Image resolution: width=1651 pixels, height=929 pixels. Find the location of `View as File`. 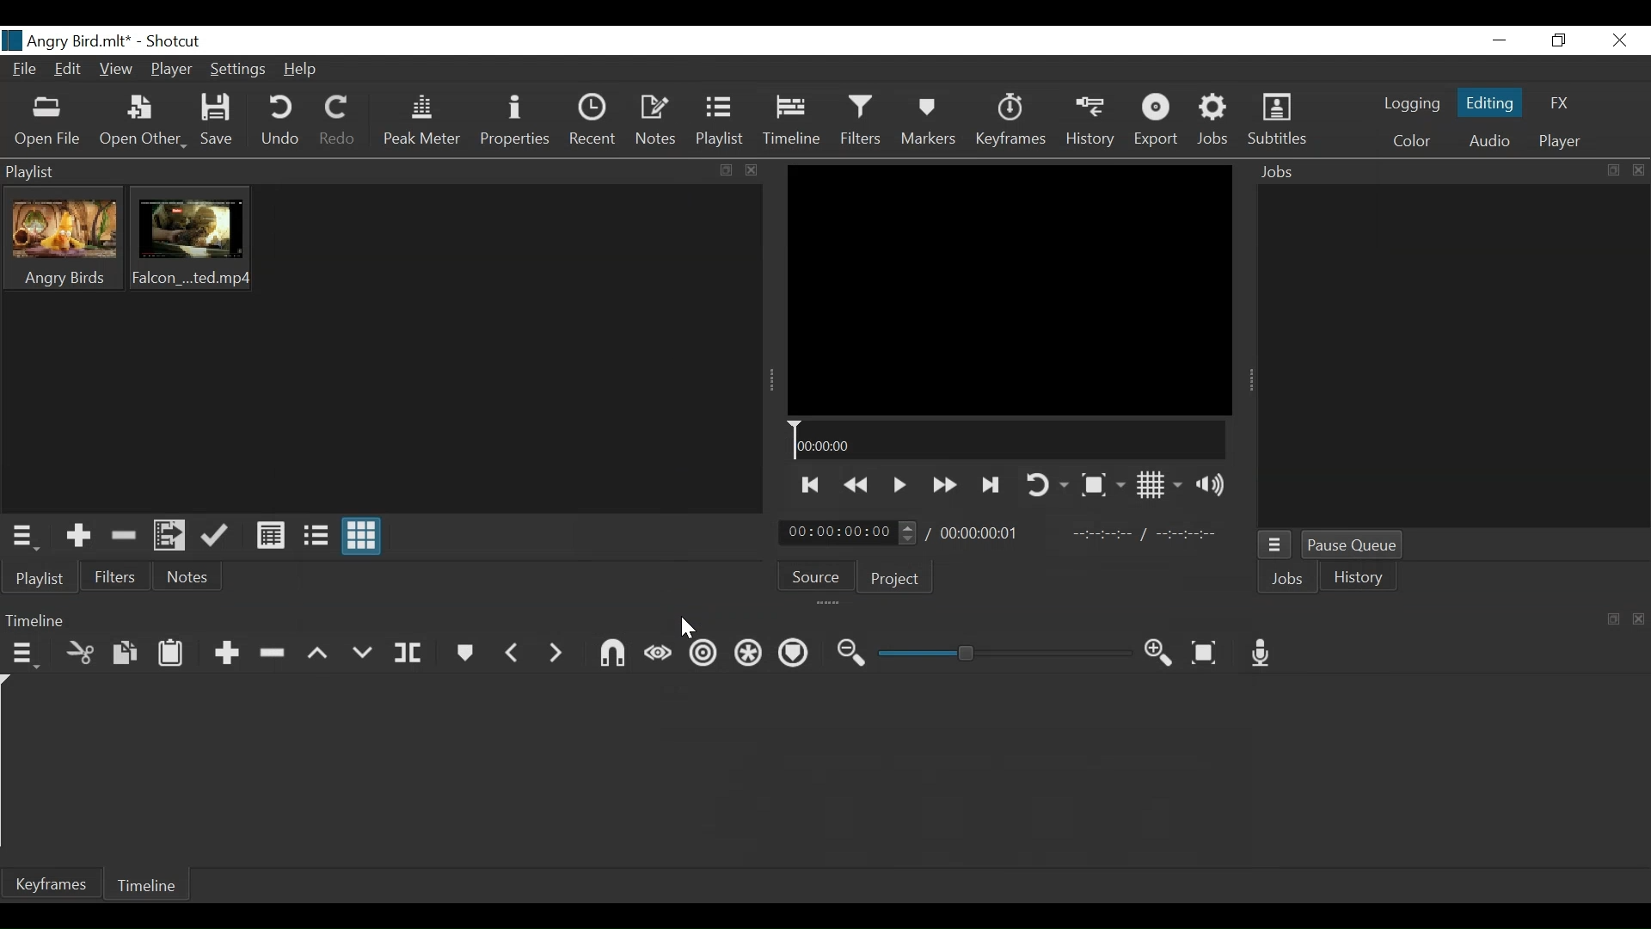

View as File is located at coordinates (316, 536).